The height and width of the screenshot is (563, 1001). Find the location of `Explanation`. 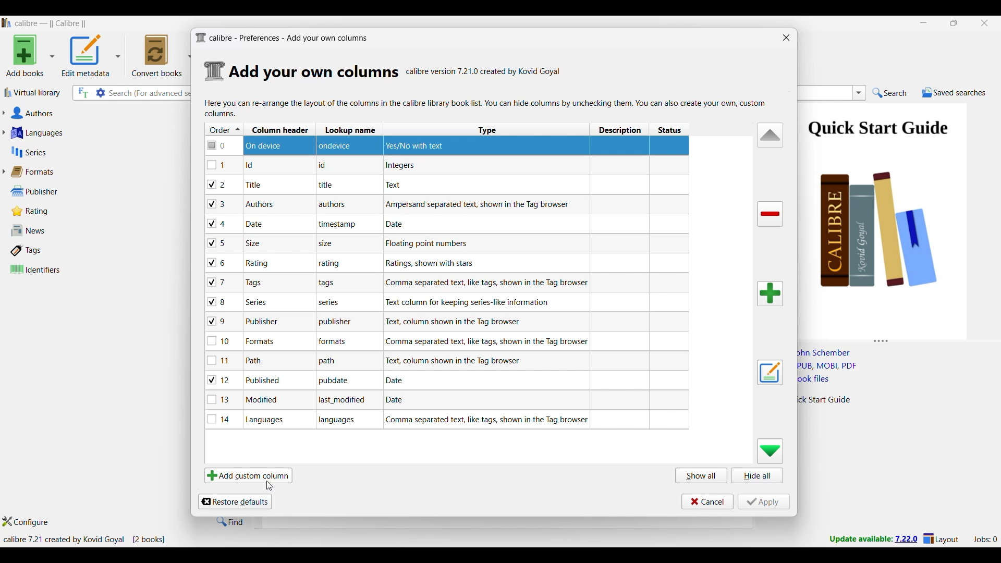

Explanation is located at coordinates (480, 204).